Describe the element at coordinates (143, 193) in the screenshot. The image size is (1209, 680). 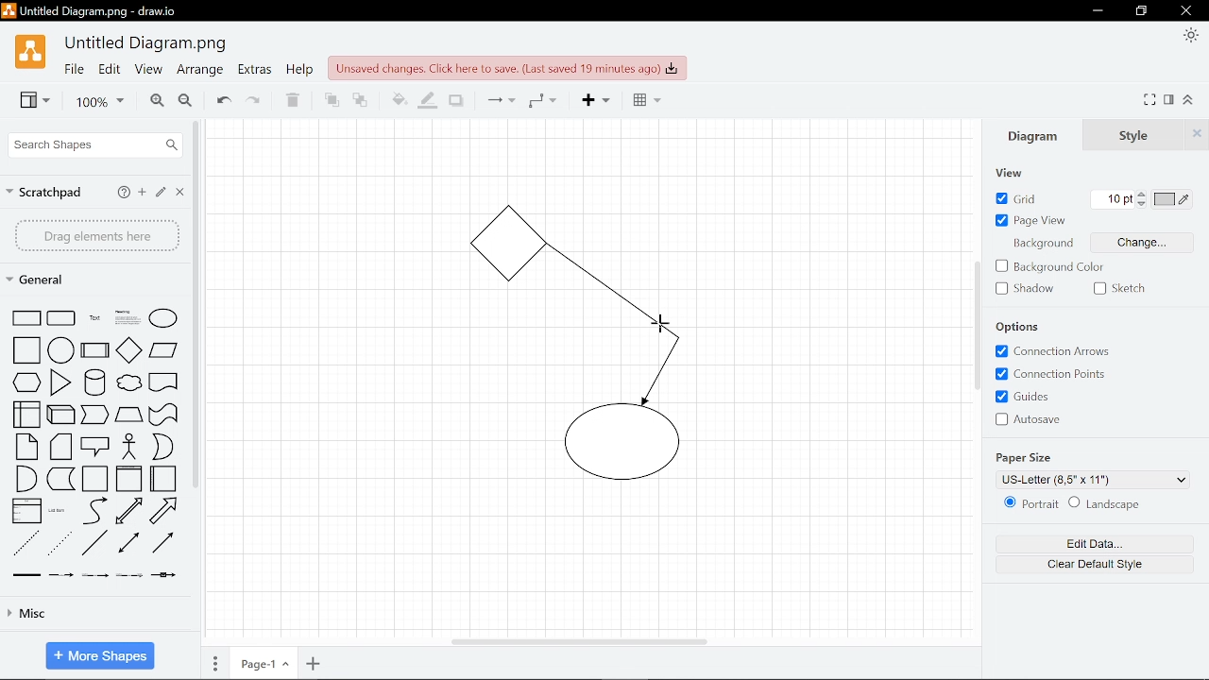
I see `Add scratchpad` at that location.